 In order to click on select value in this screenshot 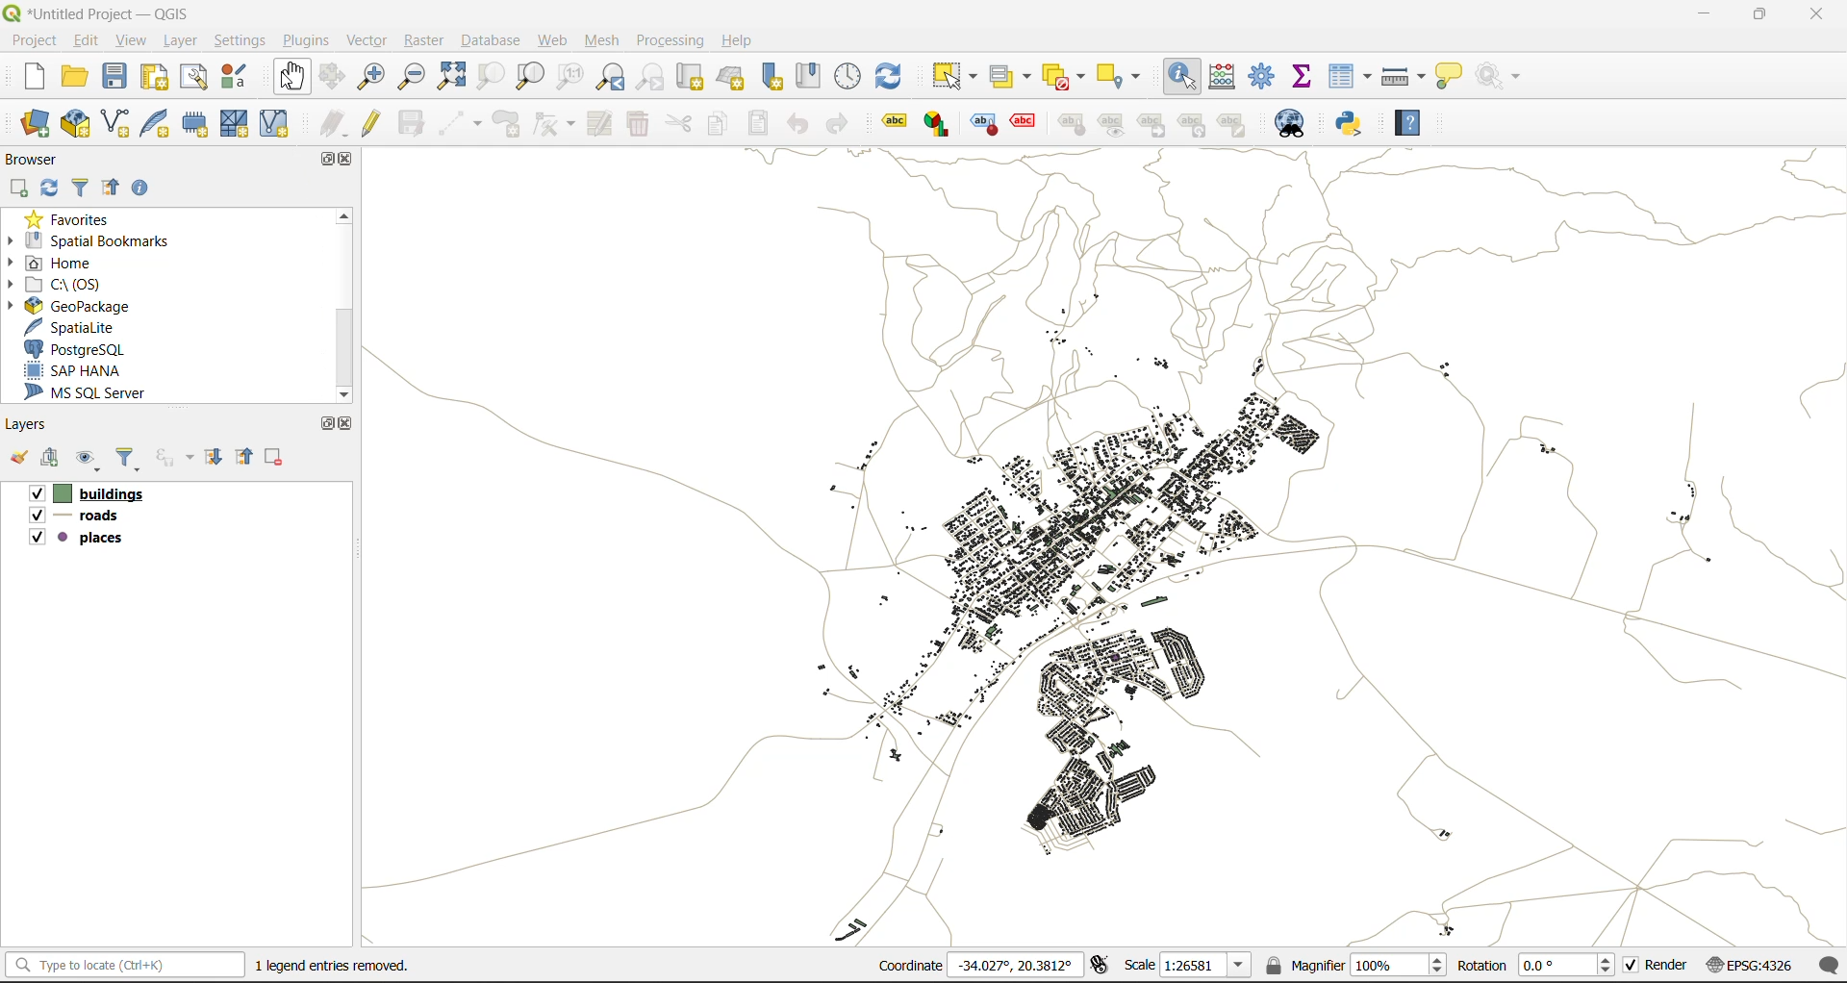, I will do `click(1011, 74)`.